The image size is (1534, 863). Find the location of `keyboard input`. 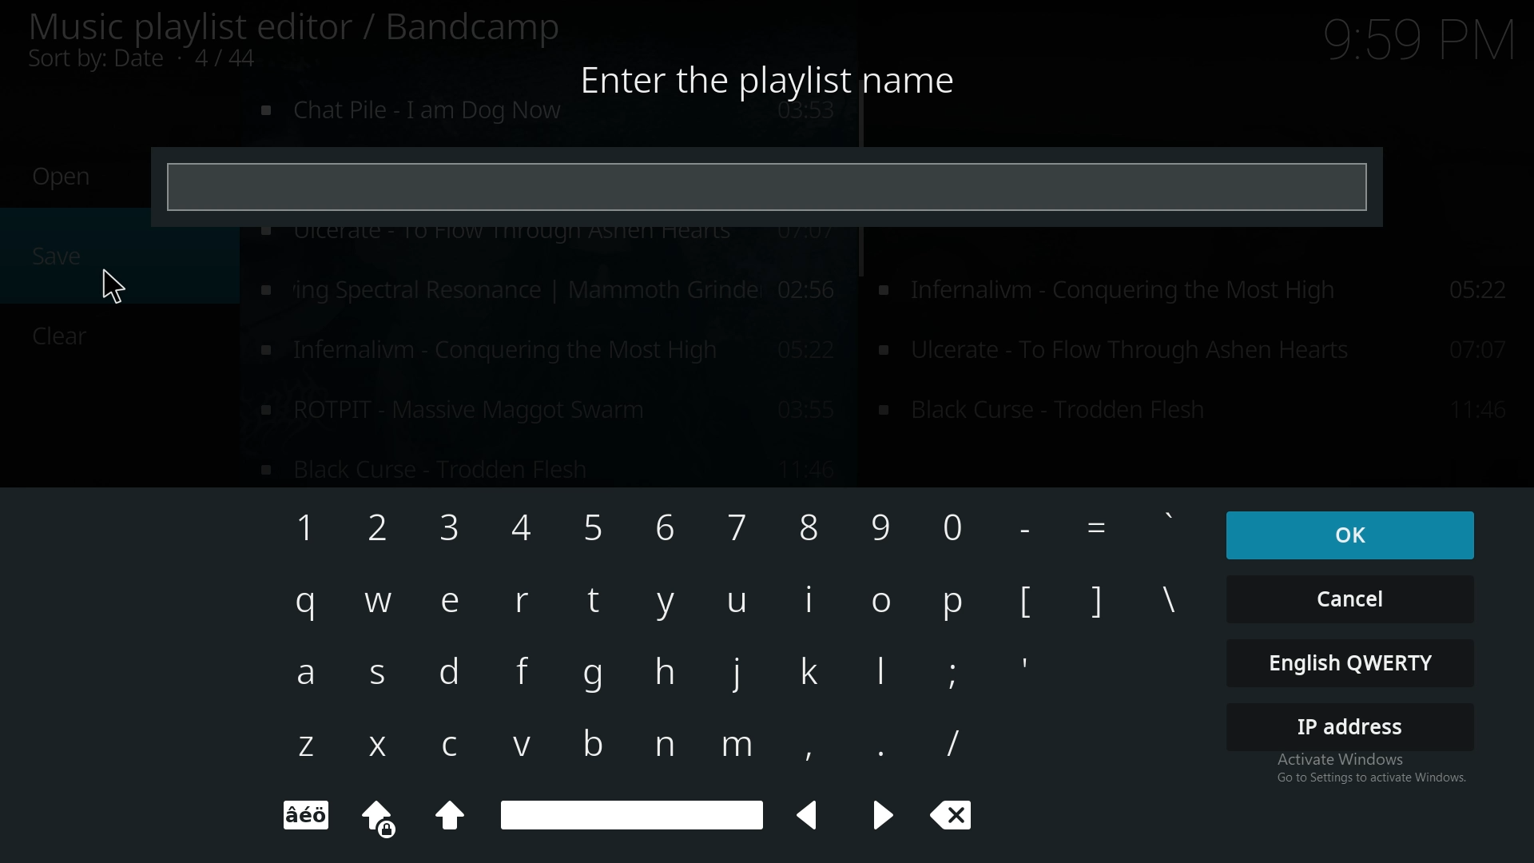

keyboard input is located at coordinates (296, 527).